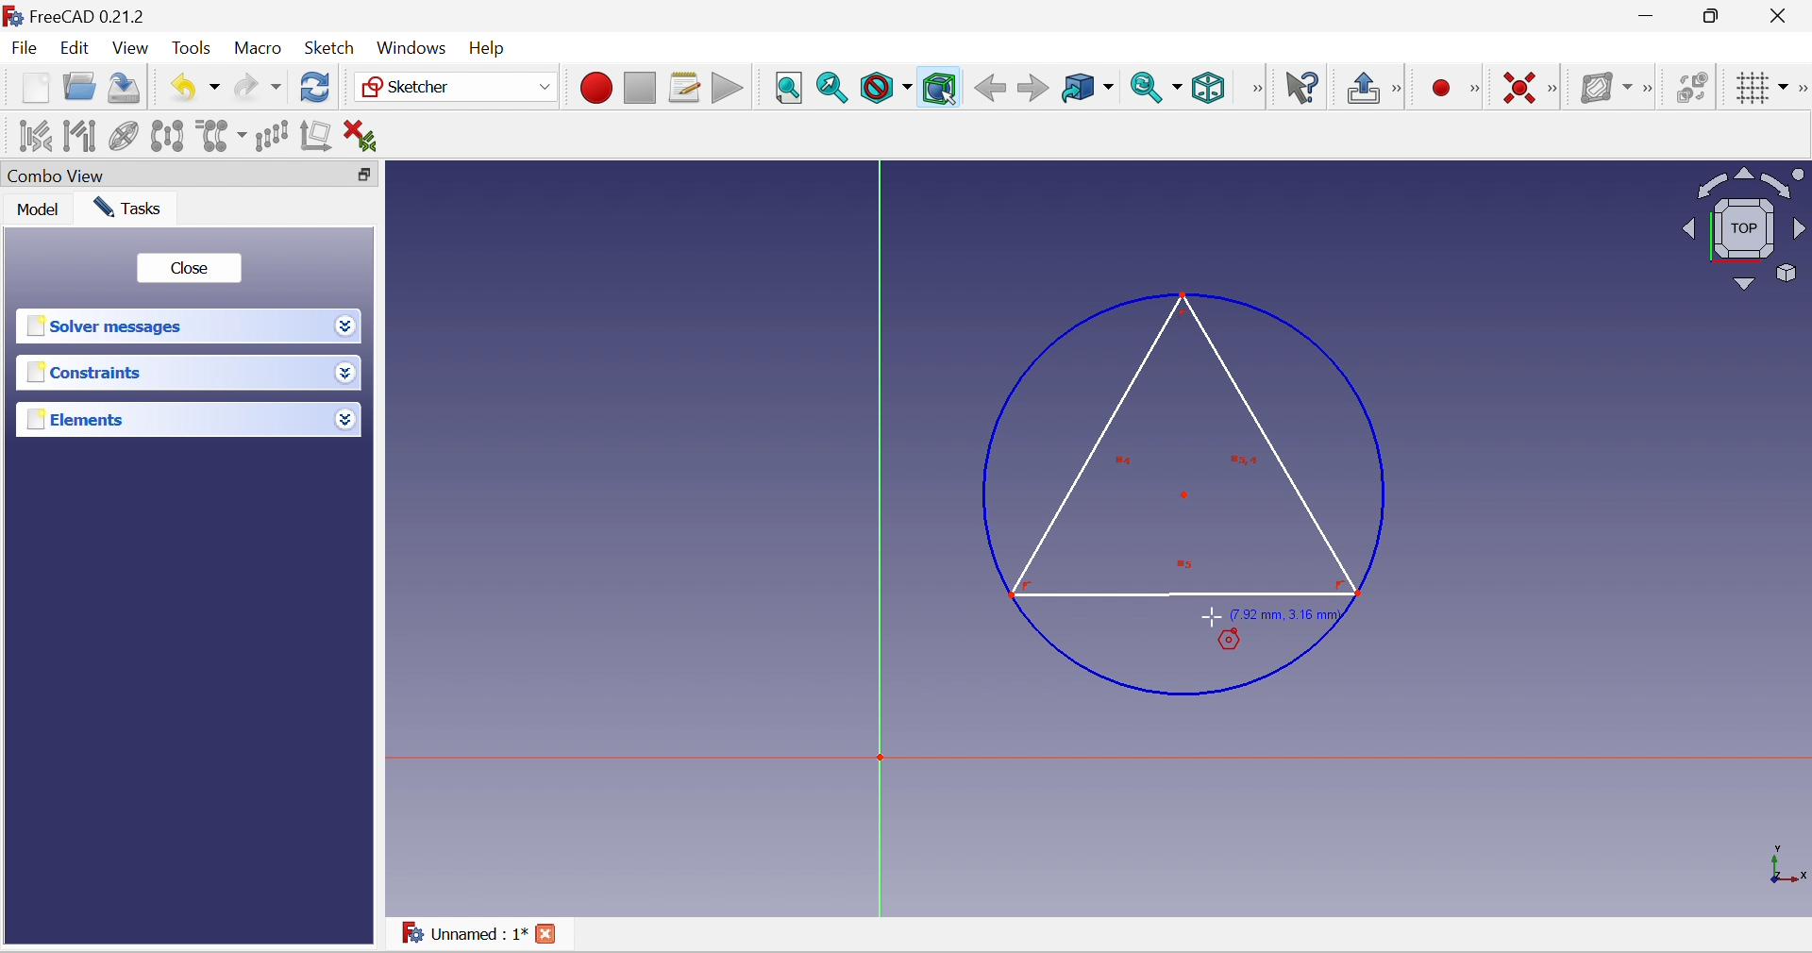 The height and width of the screenshot is (953, 1812). What do you see at coordinates (315, 89) in the screenshot?
I see `Refresh` at bounding box center [315, 89].